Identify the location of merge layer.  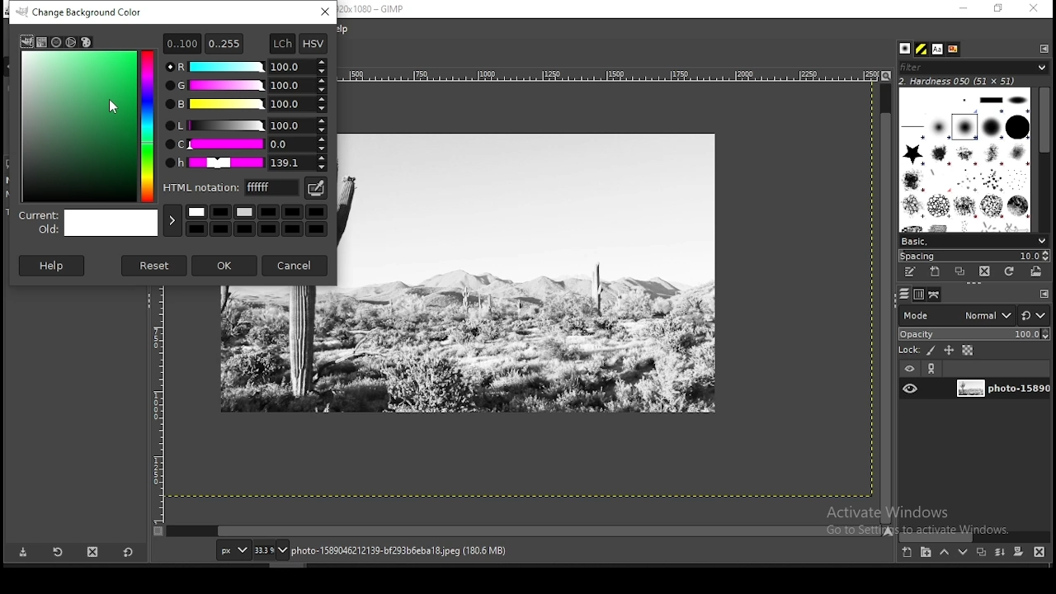
(1002, 552).